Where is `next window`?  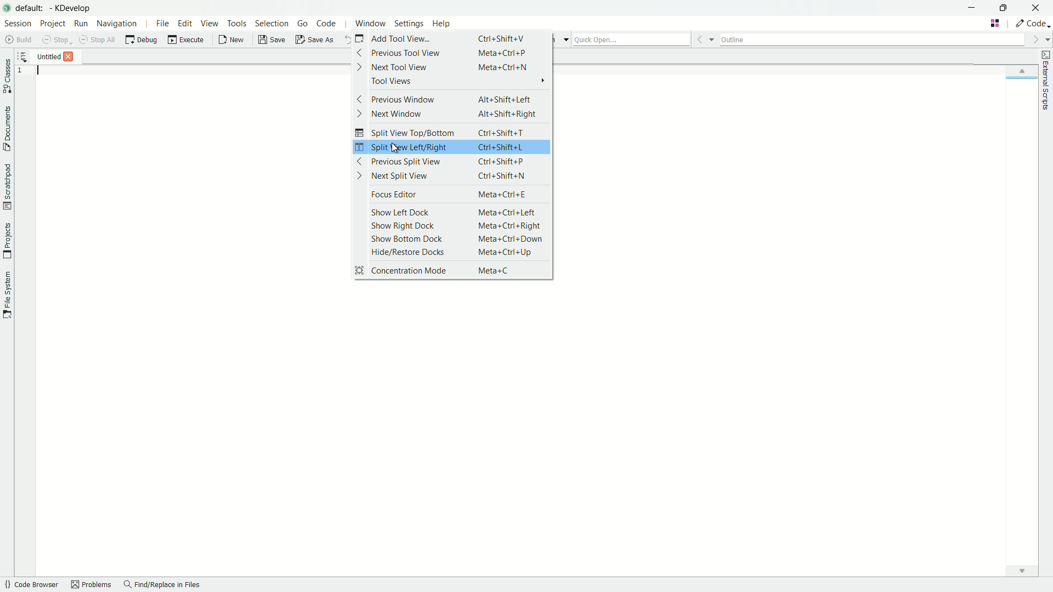 next window is located at coordinates (406, 112).